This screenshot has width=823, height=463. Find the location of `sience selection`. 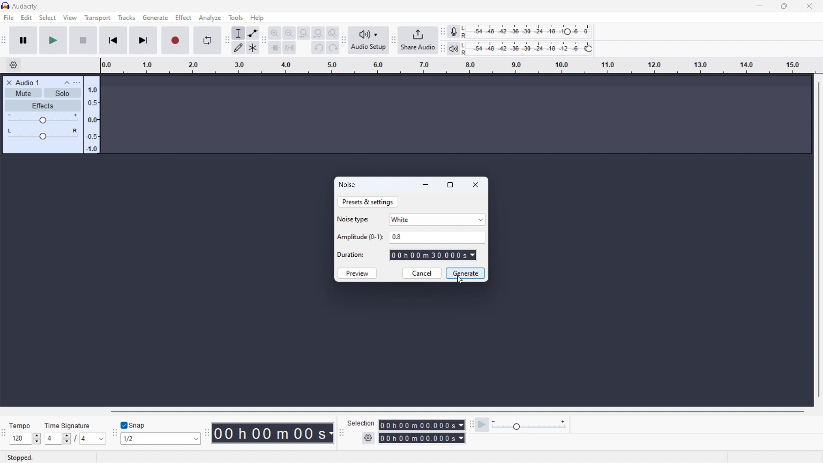

sience selection is located at coordinates (290, 47).